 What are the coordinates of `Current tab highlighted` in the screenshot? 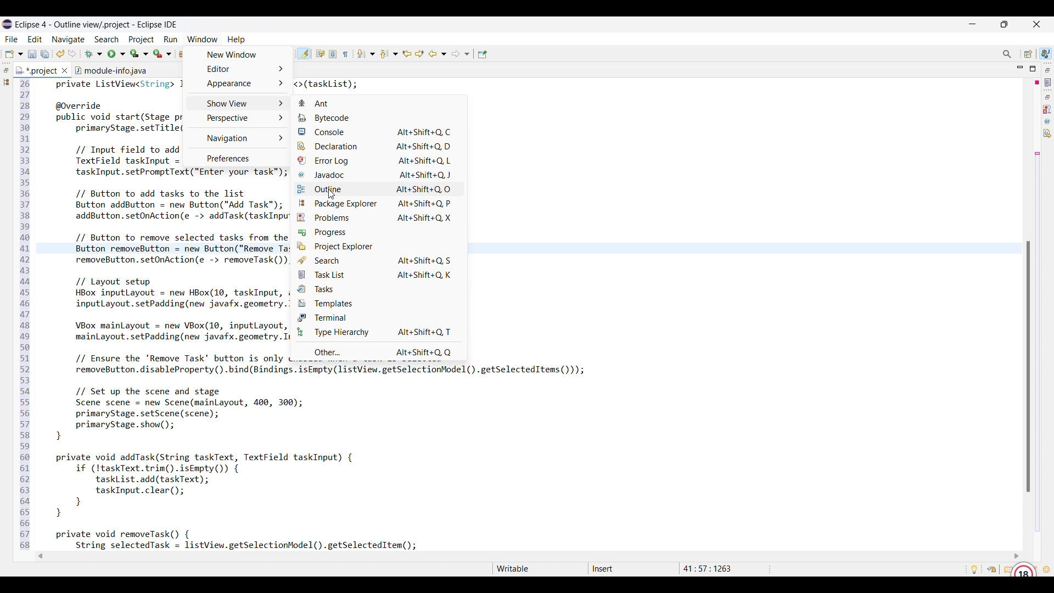 It's located at (37, 70).